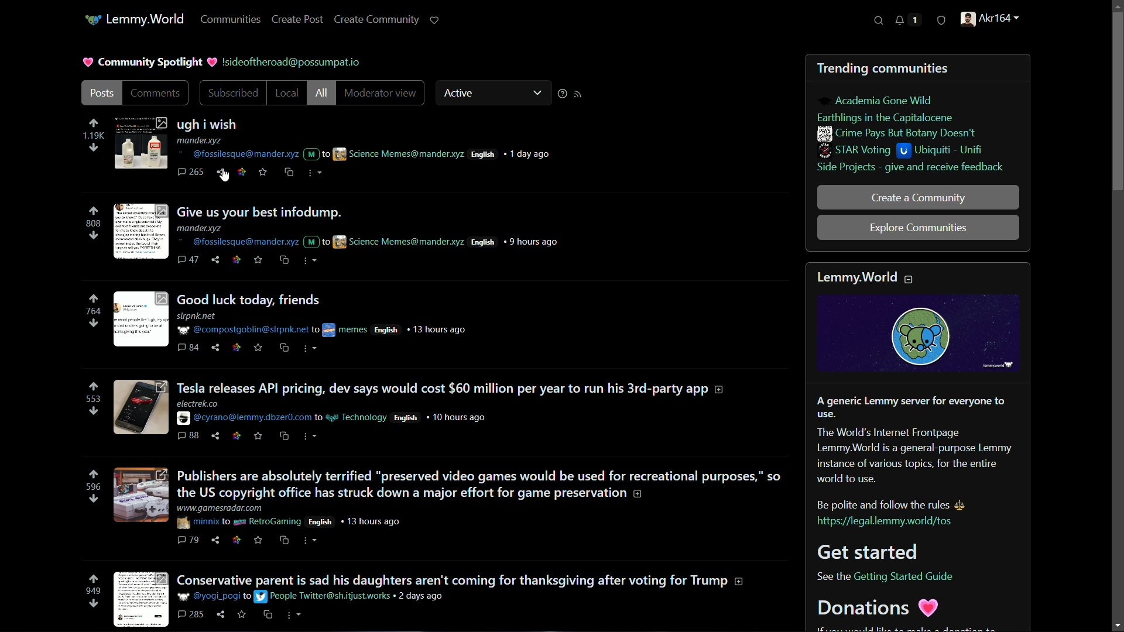 This screenshot has width=1124, height=632. What do you see at coordinates (310, 540) in the screenshot?
I see `more actions` at bounding box center [310, 540].